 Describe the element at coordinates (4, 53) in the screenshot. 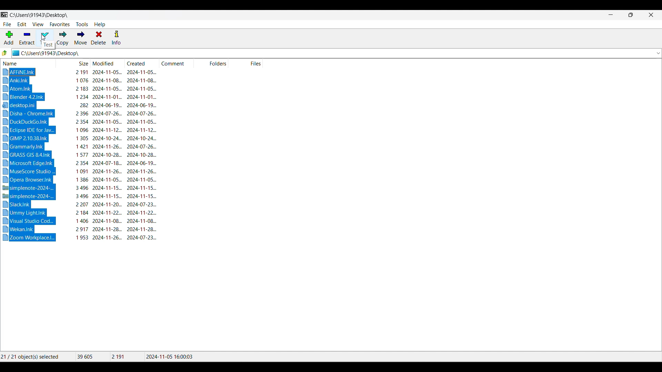

I see `Go to previous folder` at that location.